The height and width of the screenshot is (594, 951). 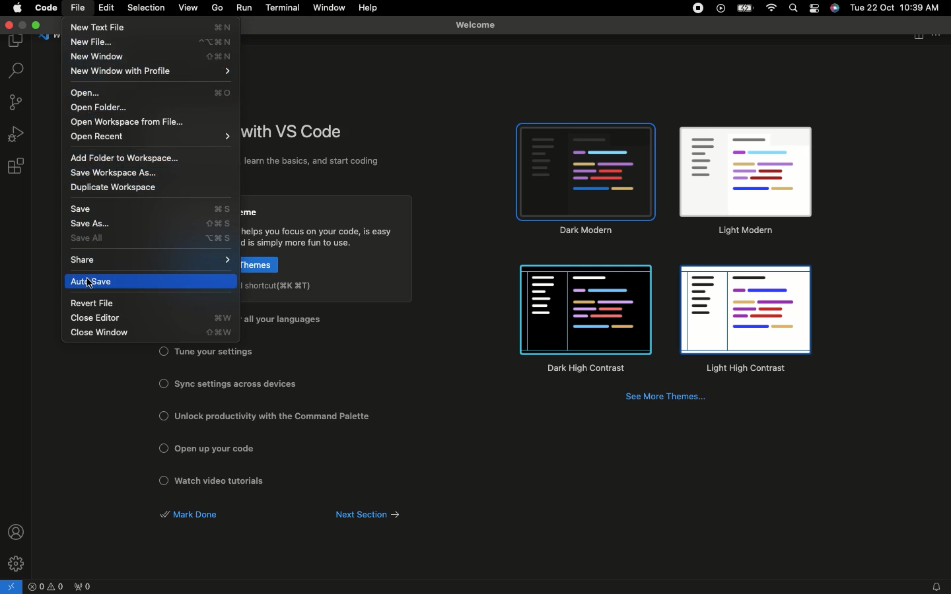 What do you see at coordinates (586, 320) in the screenshot?
I see `Dark high contrast` at bounding box center [586, 320].